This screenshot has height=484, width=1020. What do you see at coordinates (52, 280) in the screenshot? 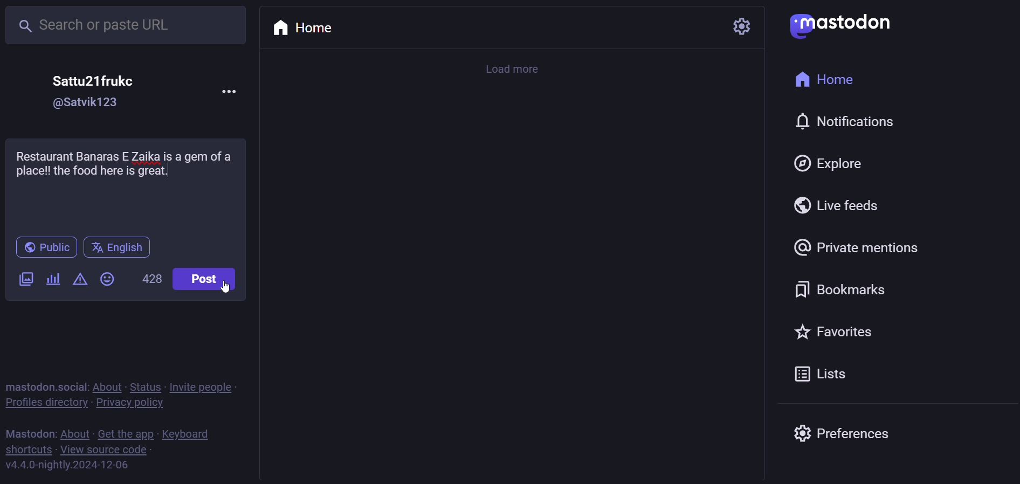
I see `poll` at bounding box center [52, 280].